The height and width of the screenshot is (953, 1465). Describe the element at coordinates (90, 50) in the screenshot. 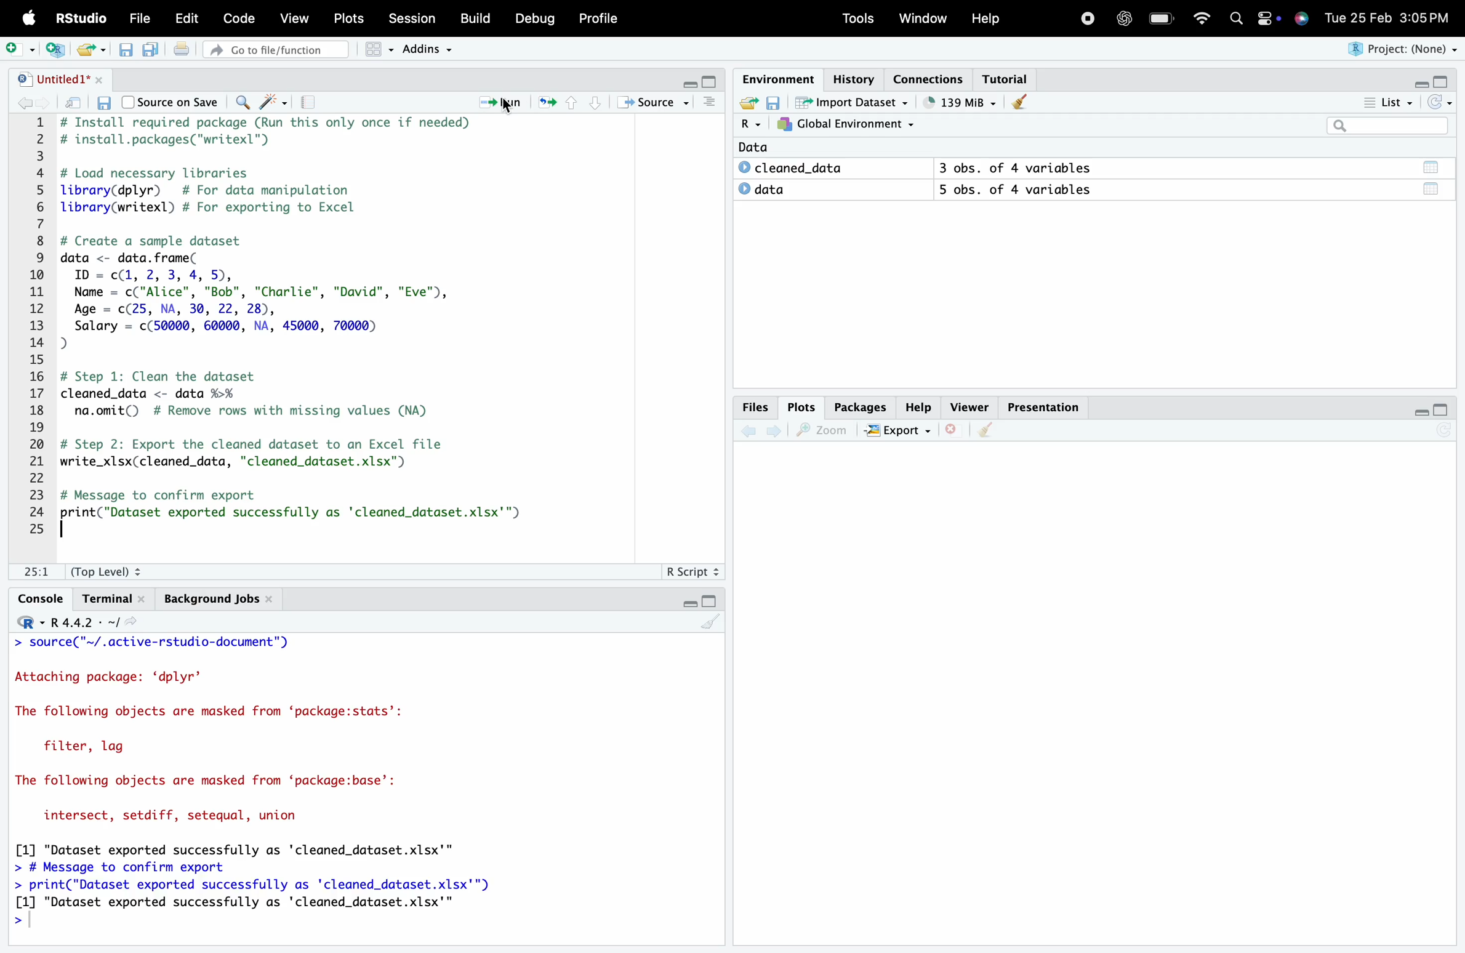

I see `Open an existing file (Ctrl + O)` at that location.